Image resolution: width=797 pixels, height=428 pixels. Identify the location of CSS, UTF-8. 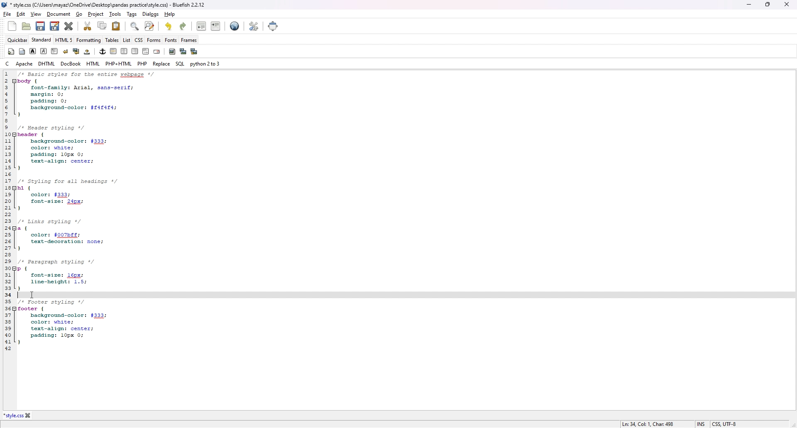
(726, 423).